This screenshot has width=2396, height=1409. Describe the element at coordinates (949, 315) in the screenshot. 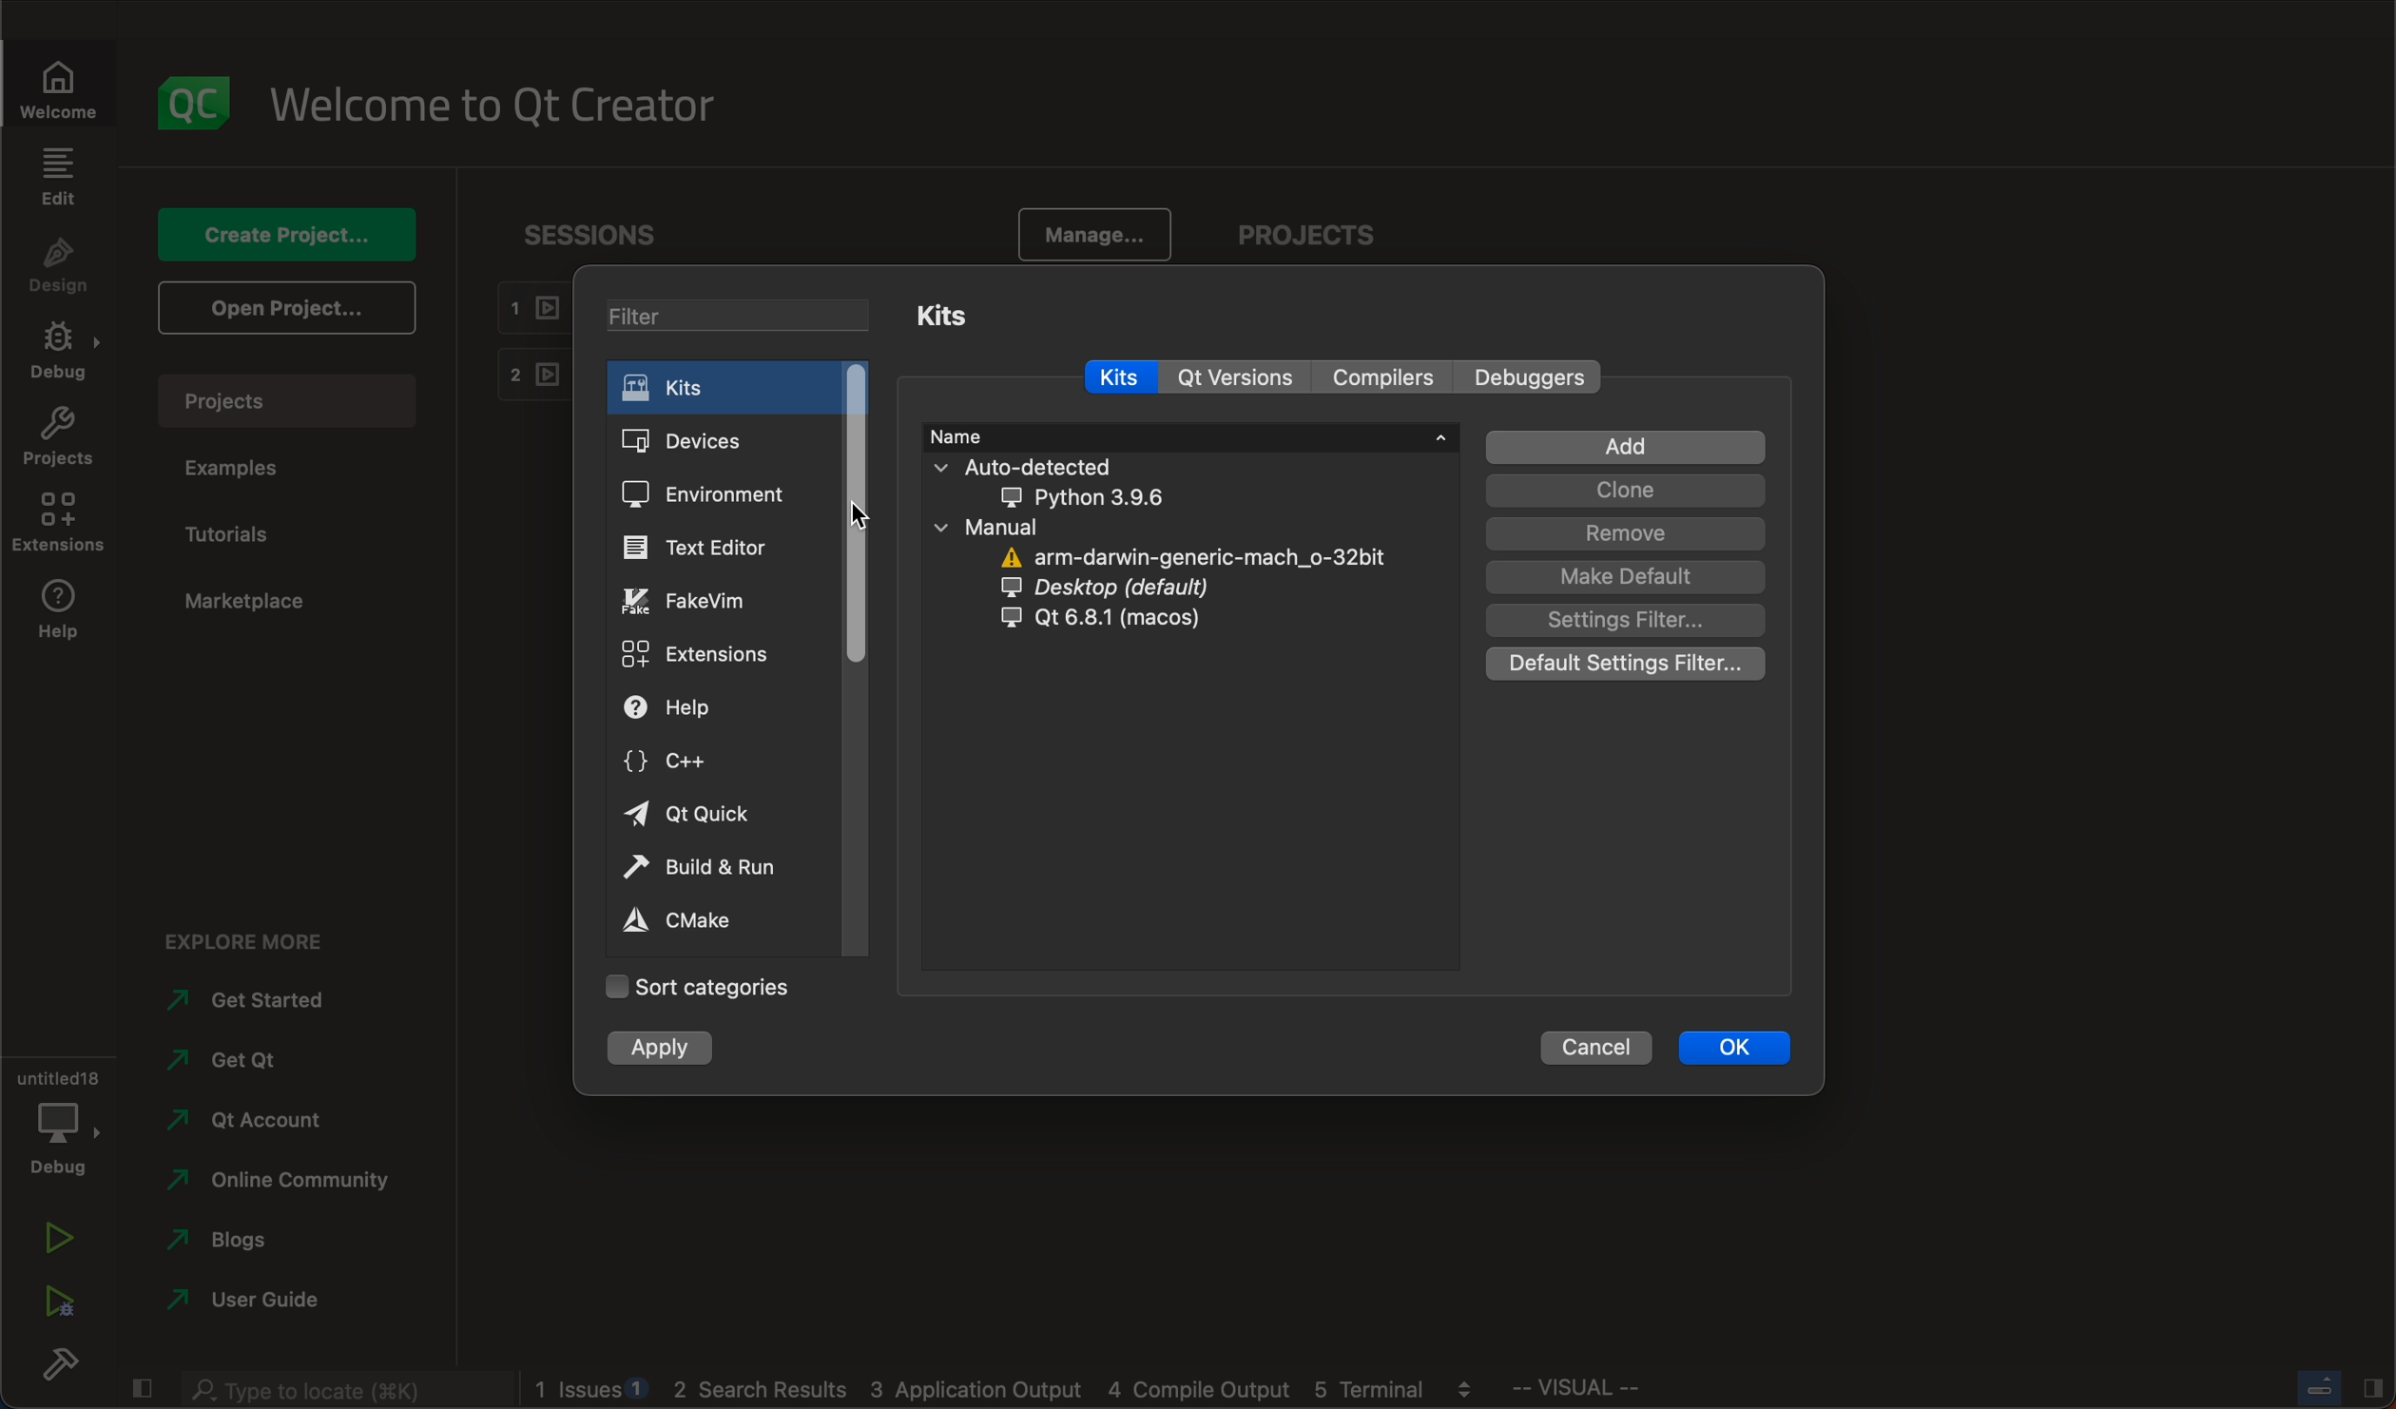

I see `kits` at that location.